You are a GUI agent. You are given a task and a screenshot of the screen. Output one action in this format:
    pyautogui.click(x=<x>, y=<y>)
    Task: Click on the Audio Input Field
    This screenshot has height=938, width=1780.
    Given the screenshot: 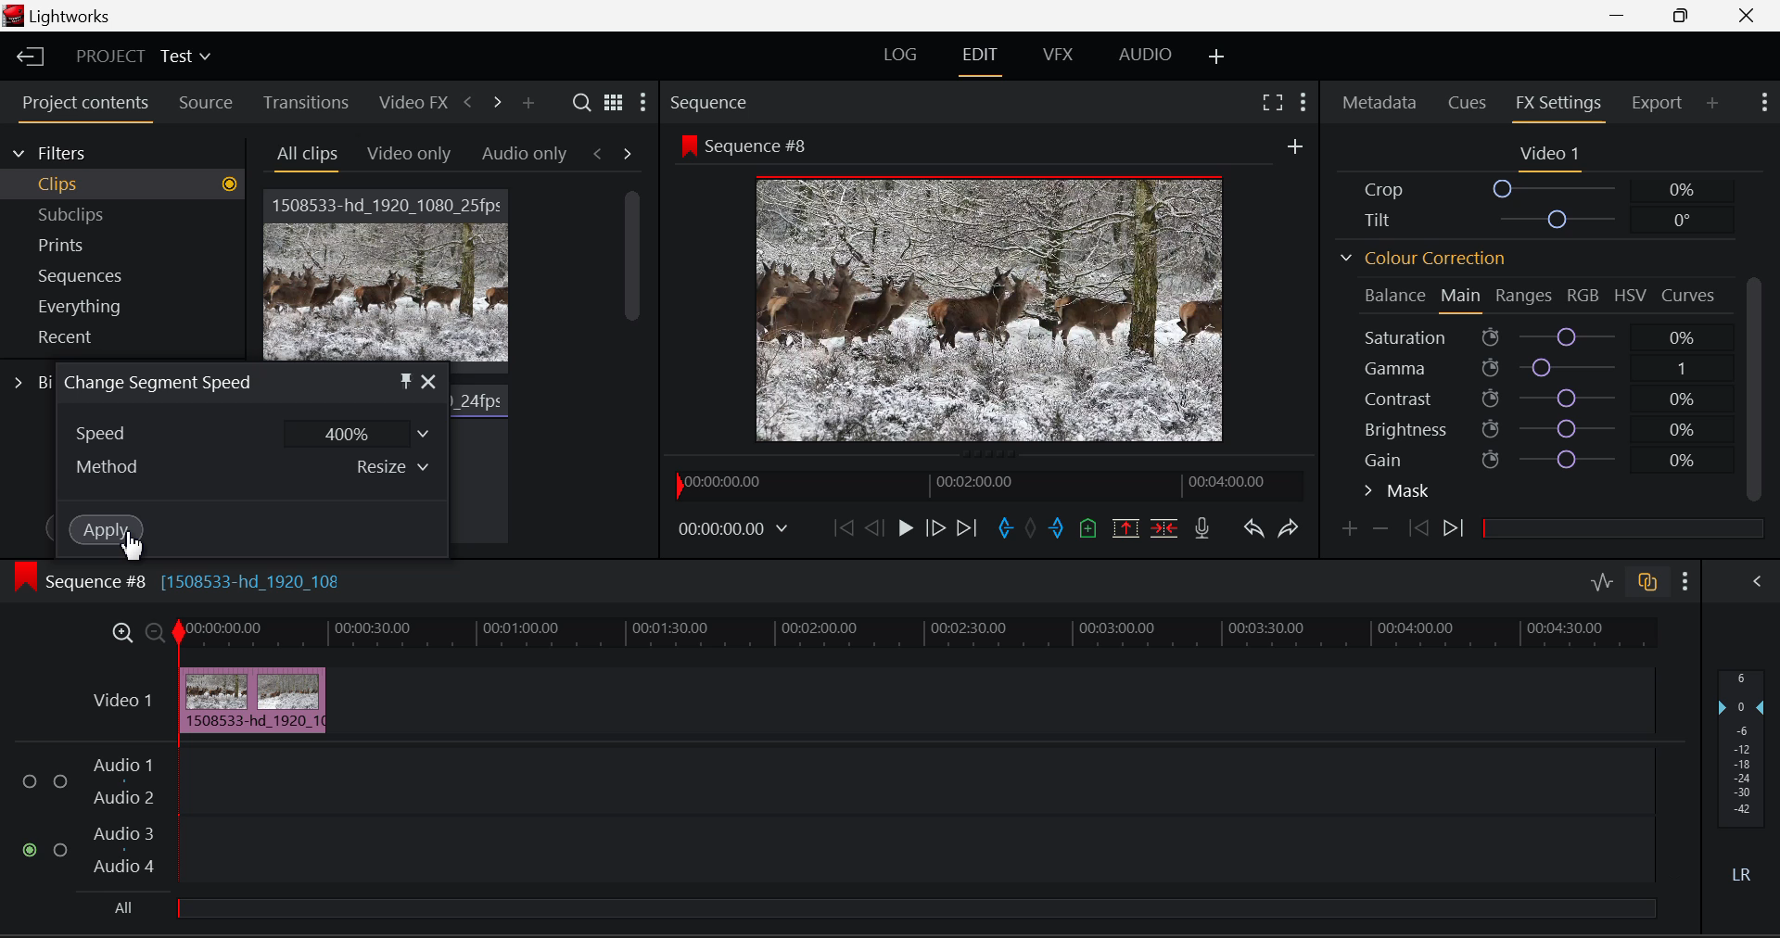 What is the action you would take?
    pyautogui.click(x=913, y=850)
    